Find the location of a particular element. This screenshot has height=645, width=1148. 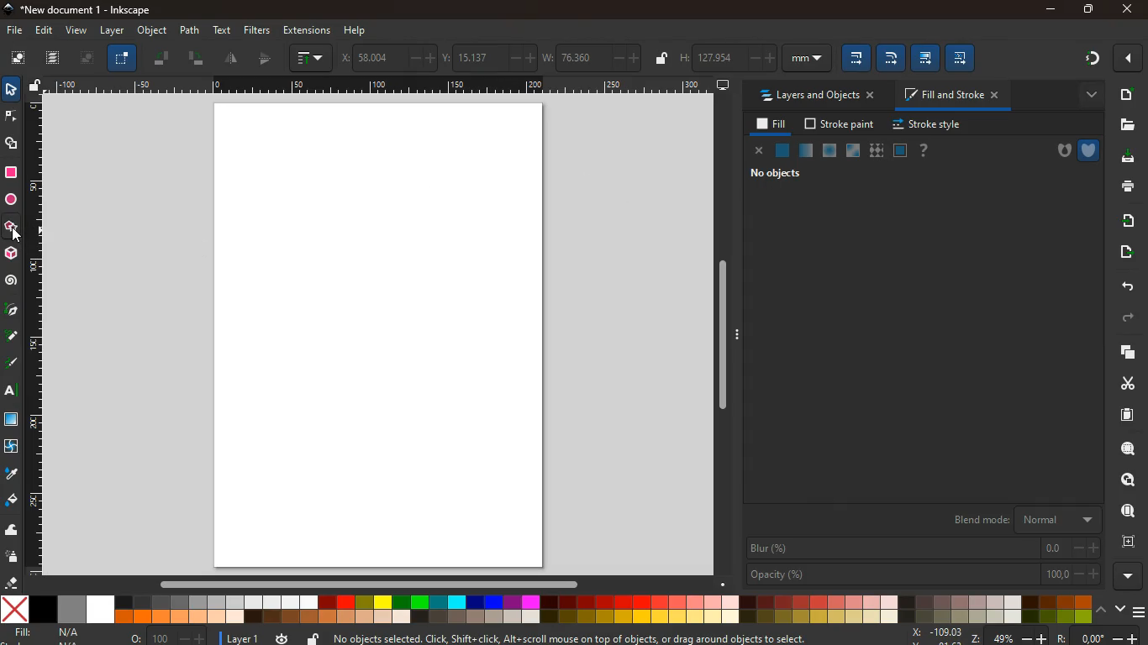

view is located at coordinates (78, 30).